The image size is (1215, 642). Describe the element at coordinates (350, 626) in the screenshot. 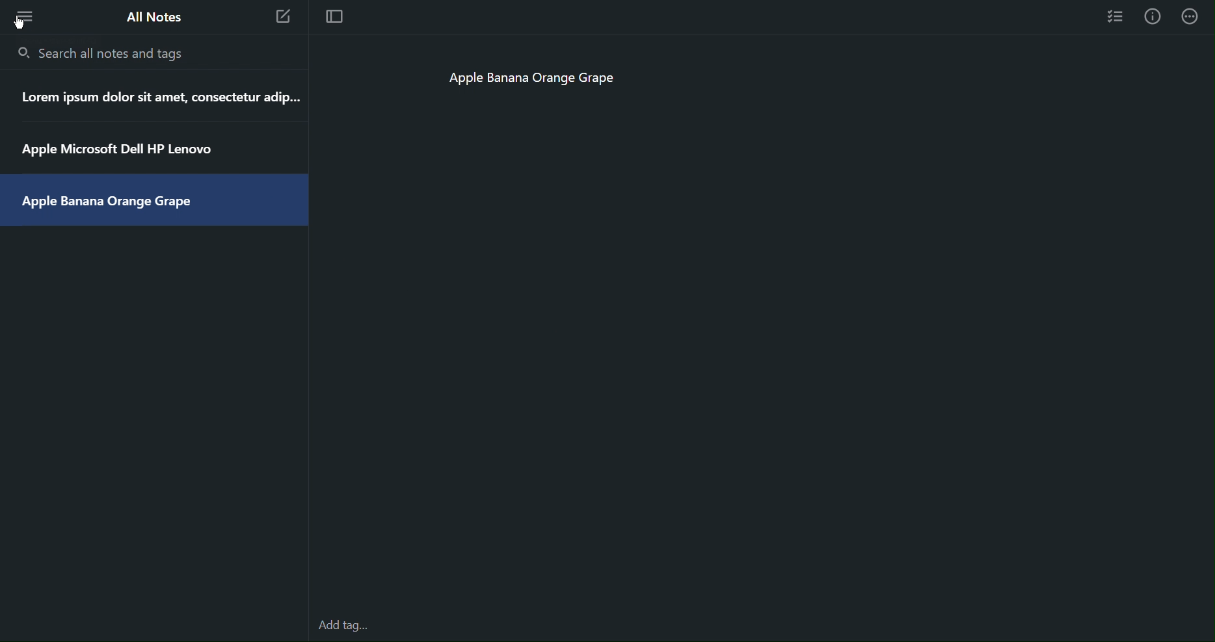

I see `Add tag` at that location.